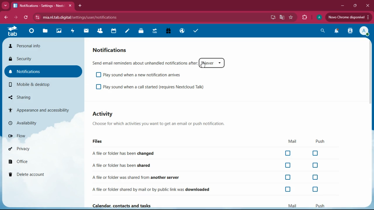  Describe the element at coordinates (123, 166) in the screenshot. I see `shared` at that location.